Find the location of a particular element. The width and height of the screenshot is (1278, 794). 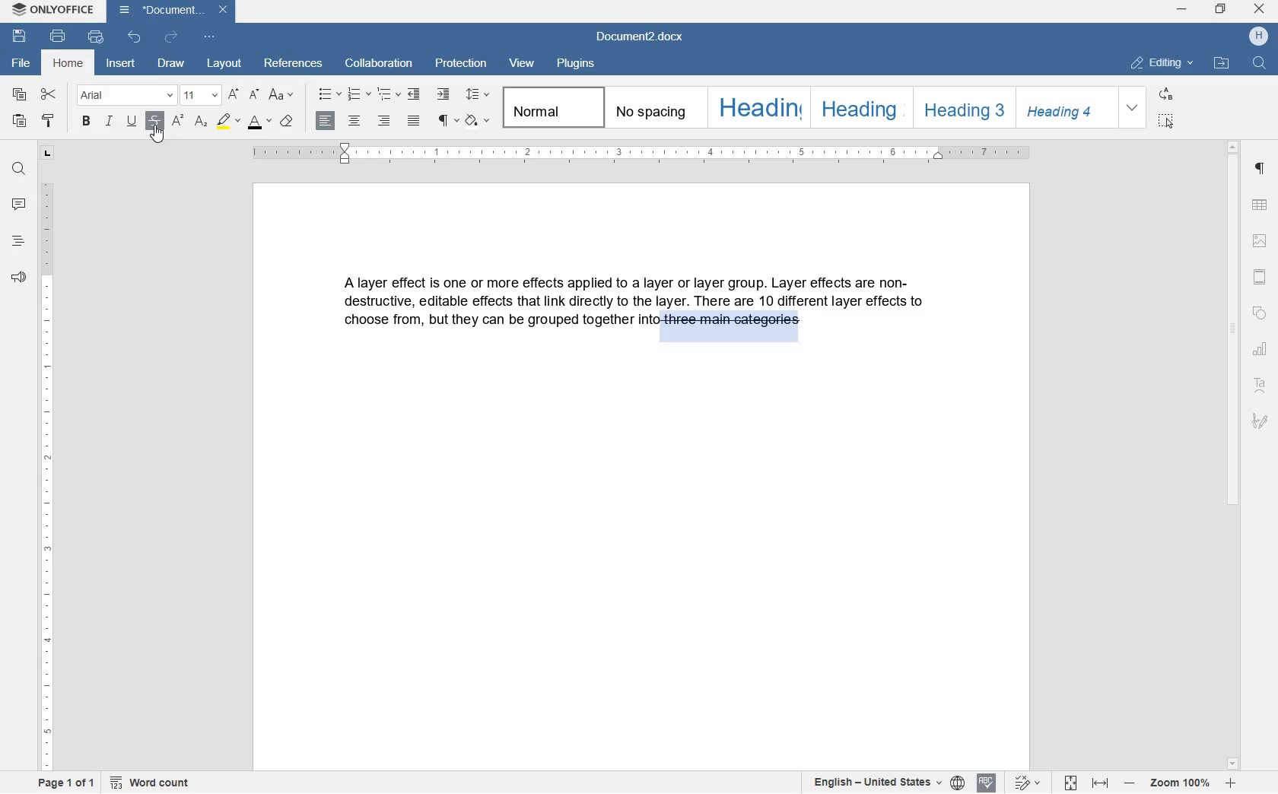

fit to page or width is located at coordinates (1086, 784).